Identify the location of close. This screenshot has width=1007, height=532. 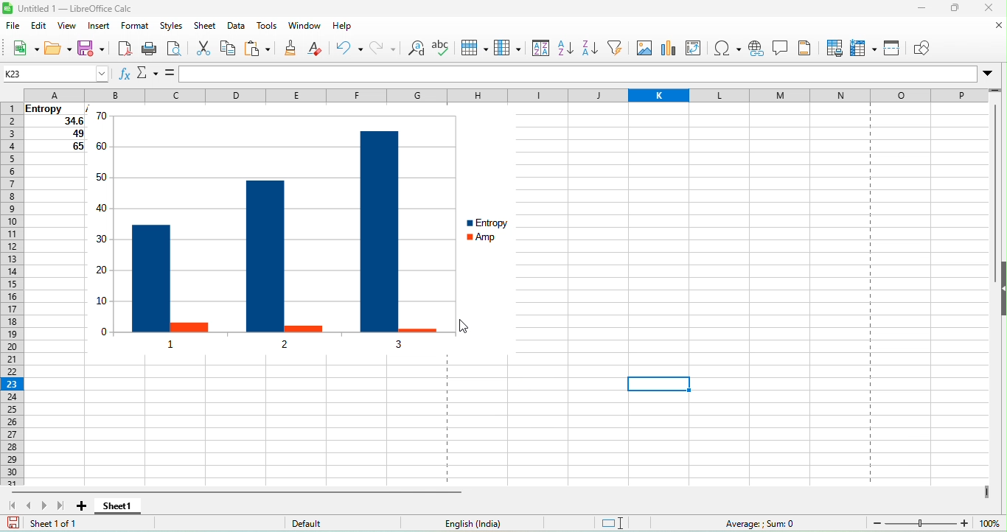
(992, 9).